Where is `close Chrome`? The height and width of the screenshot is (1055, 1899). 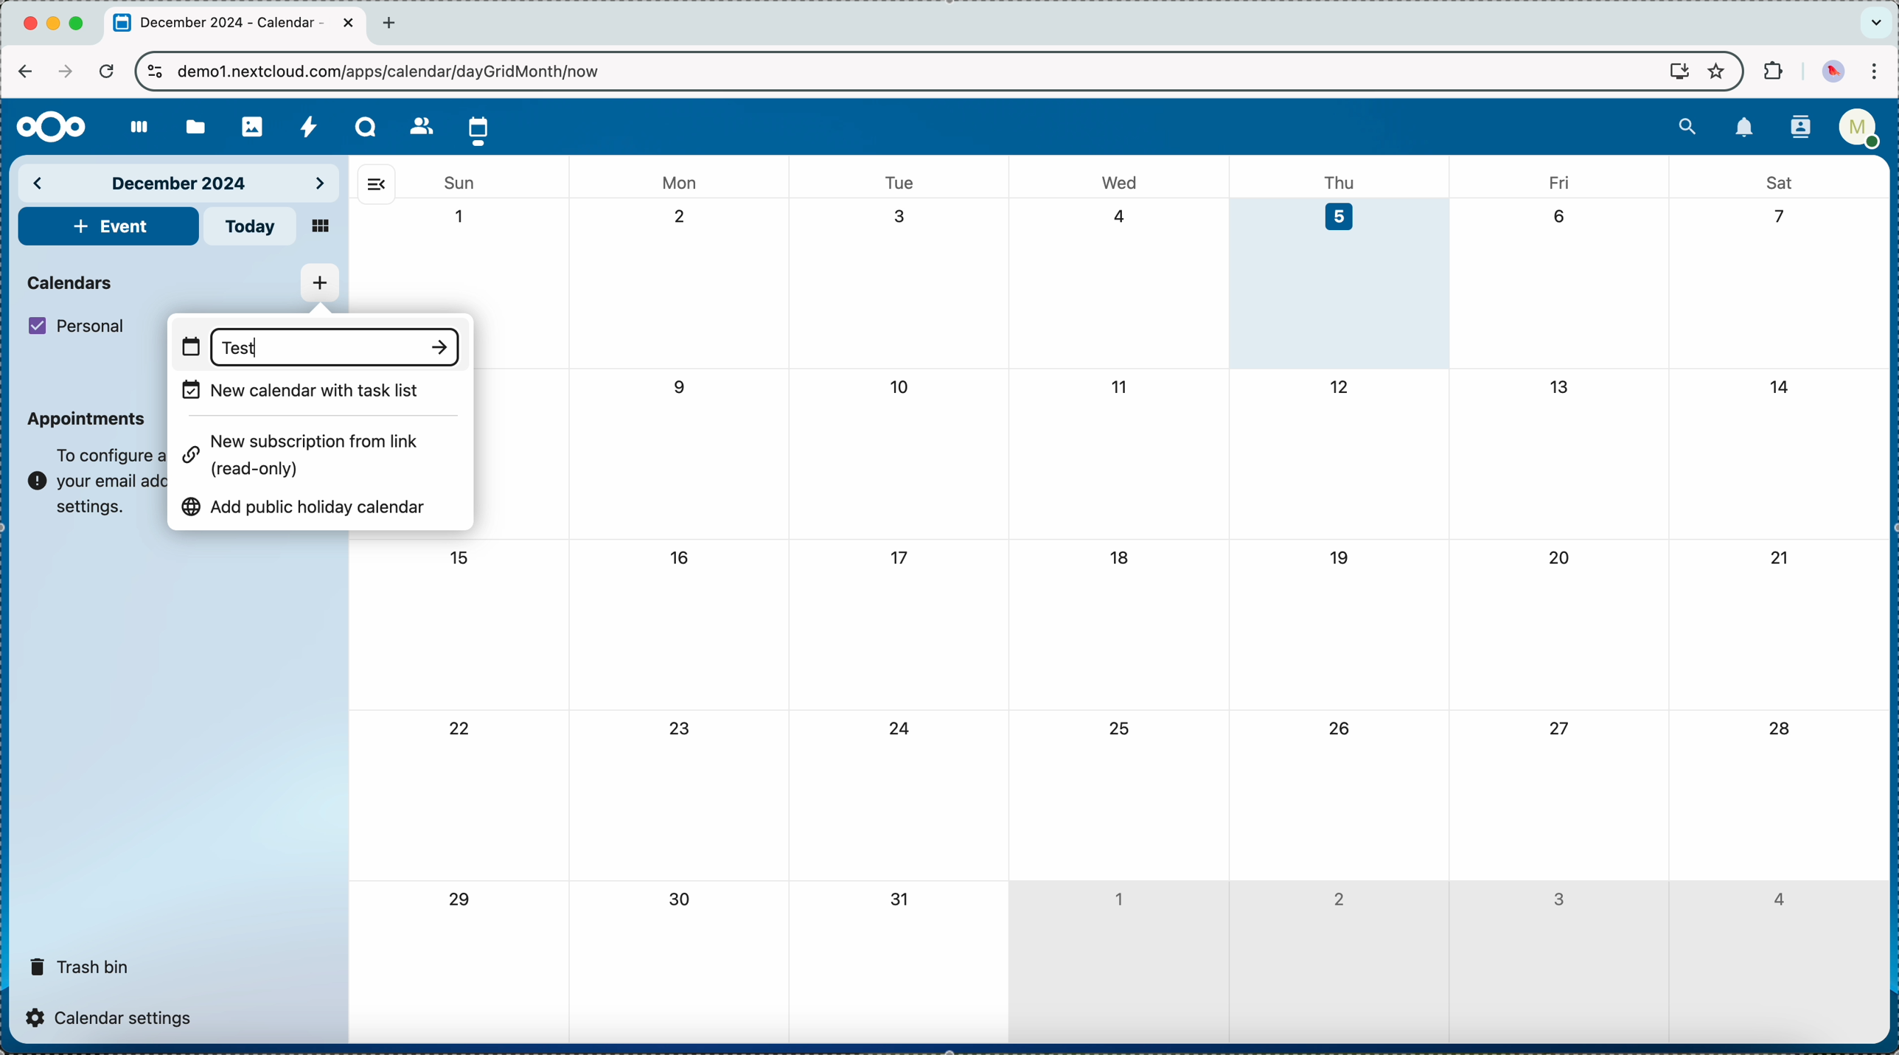 close Chrome is located at coordinates (29, 24).